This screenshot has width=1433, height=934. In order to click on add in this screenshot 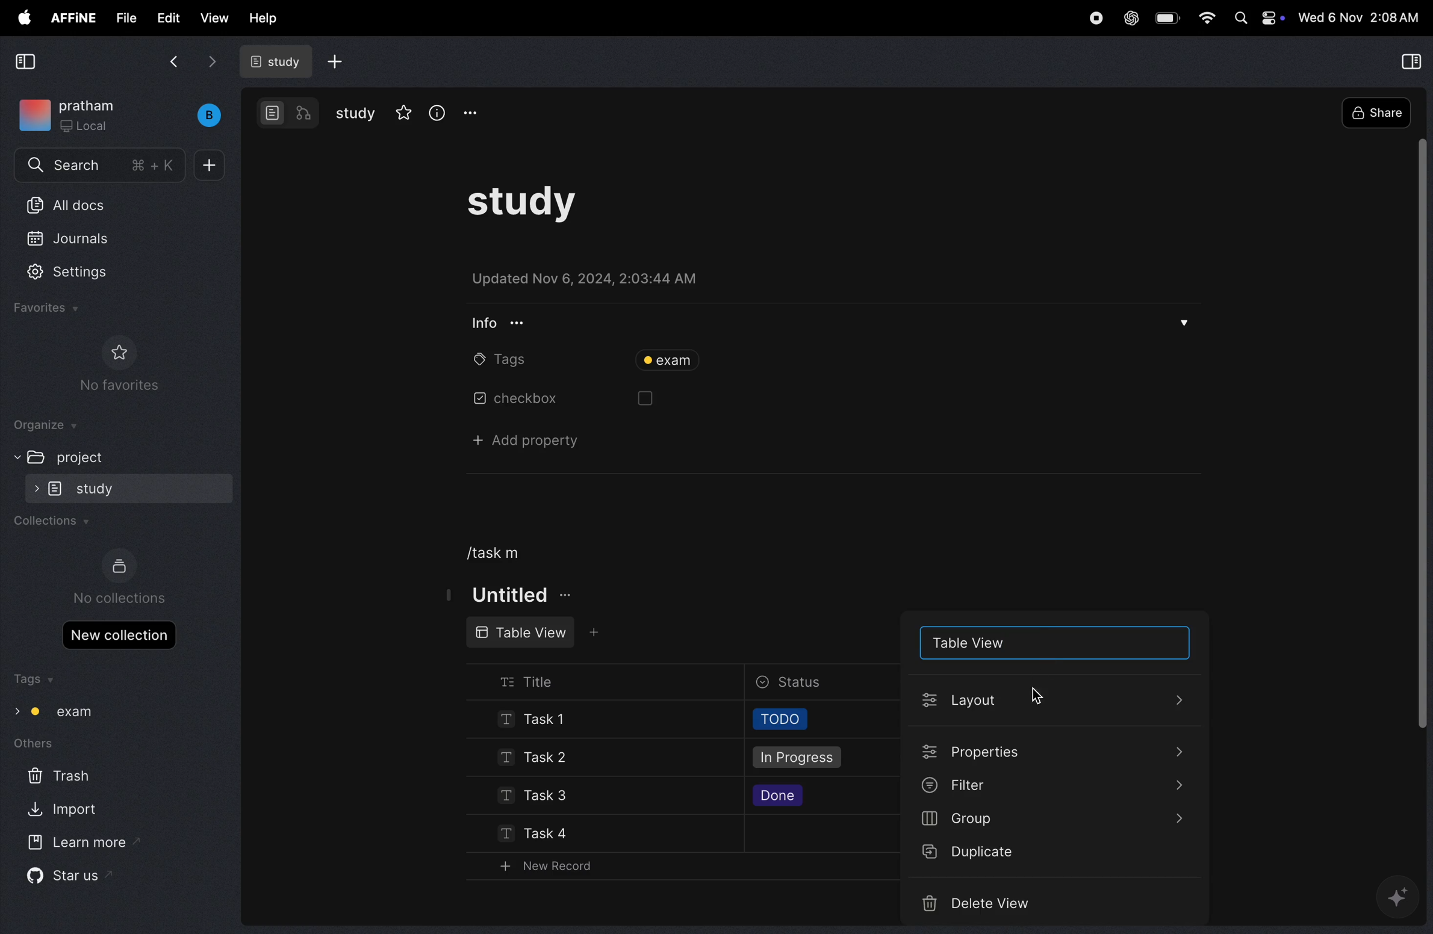, I will do `click(209, 164)`.